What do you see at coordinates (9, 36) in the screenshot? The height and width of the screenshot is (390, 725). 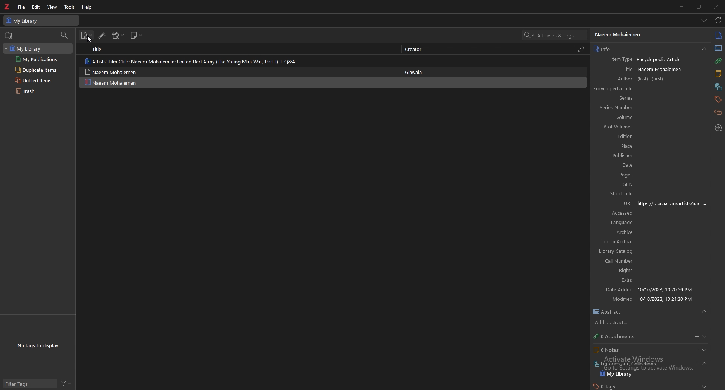 I see `new collection` at bounding box center [9, 36].